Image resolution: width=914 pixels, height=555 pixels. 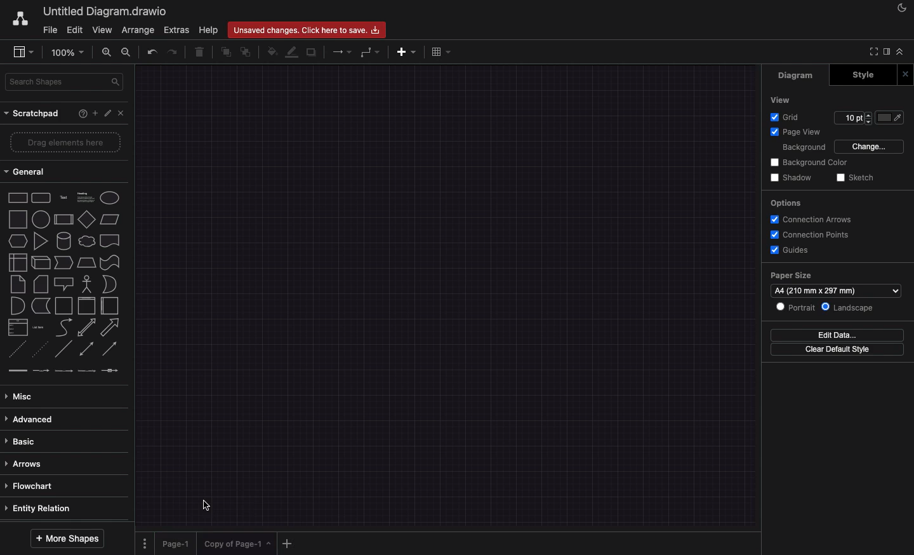 What do you see at coordinates (68, 53) in the screenshot?
I see `100%` at bounding box center [68, 53].